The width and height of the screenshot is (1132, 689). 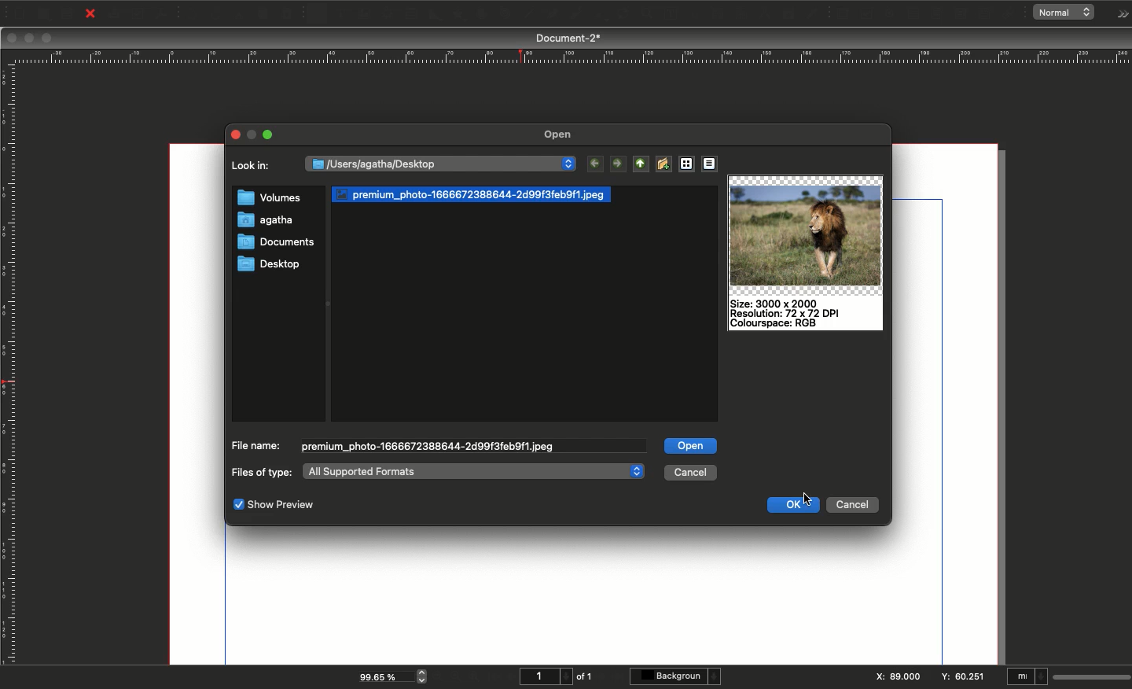 What do you see at coordinates (192, 14) in the screenshot?
I see `Undo` at bounding box center [192, 14].